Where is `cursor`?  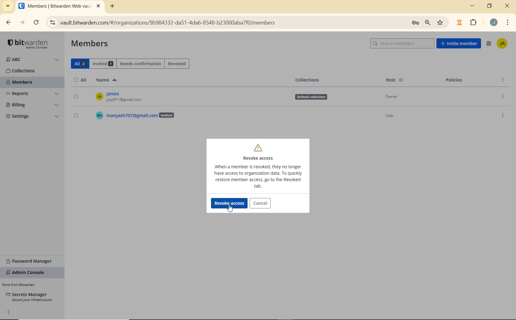
cursor is located at coordinates (229, 211).